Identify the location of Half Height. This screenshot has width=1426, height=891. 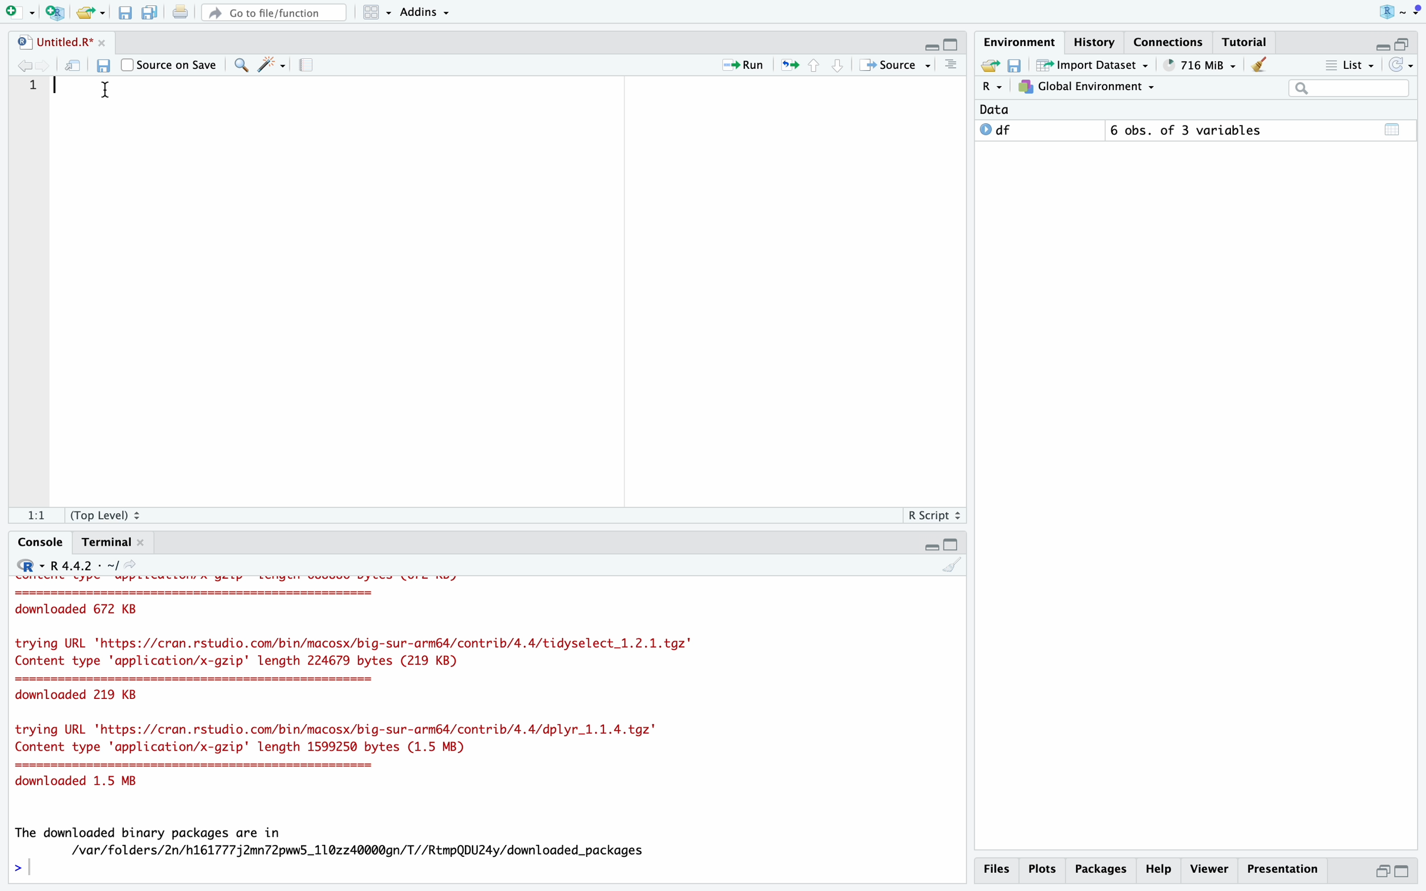
(1405, 43).